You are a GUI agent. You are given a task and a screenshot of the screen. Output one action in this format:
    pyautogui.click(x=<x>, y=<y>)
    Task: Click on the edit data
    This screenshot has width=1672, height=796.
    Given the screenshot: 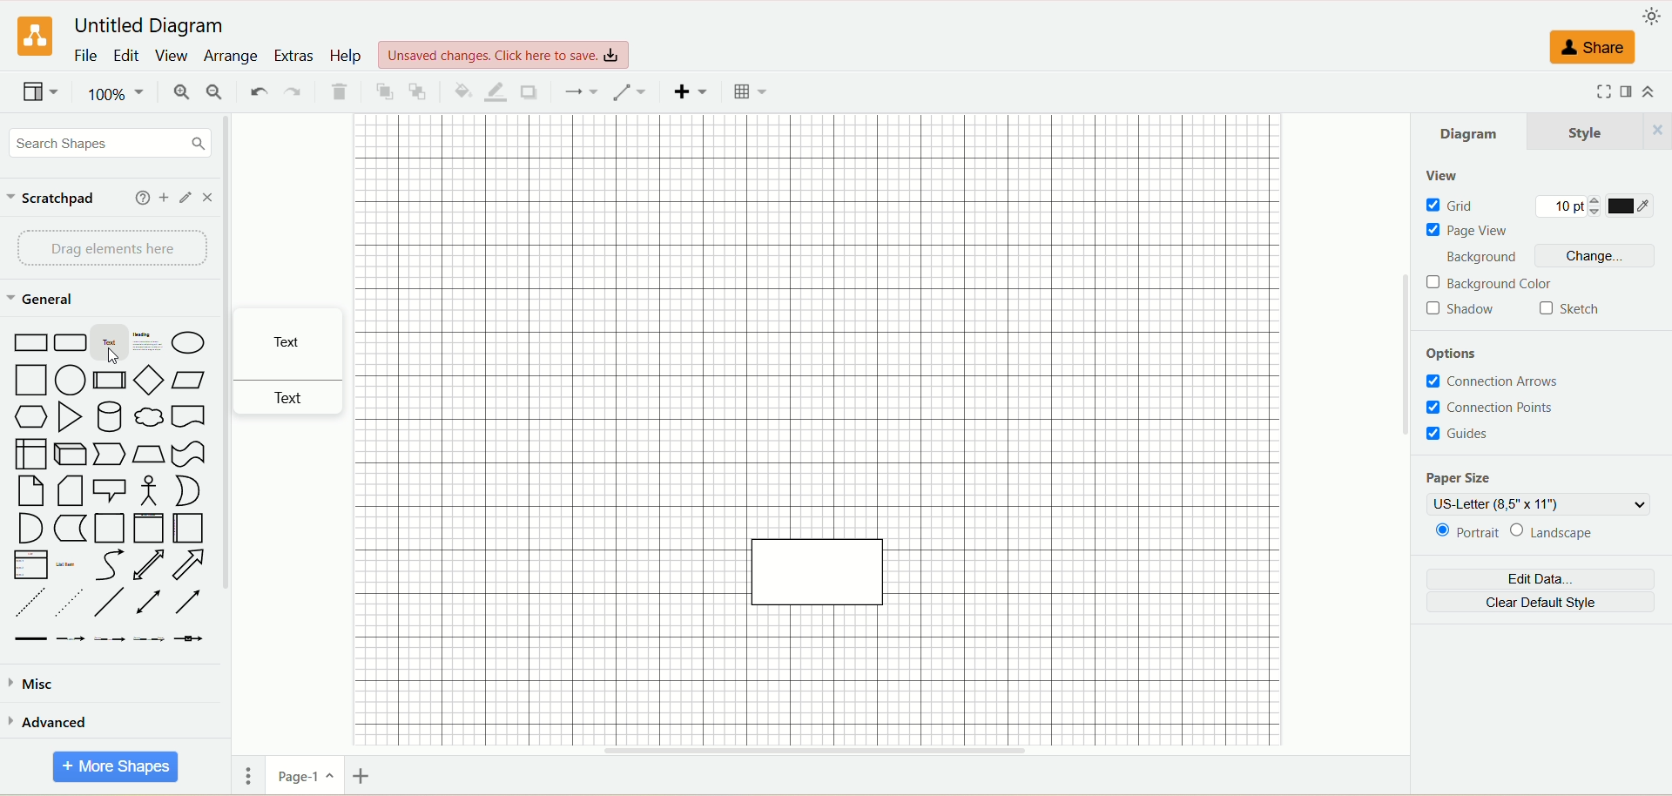 What is the action you would take?
    pyautogui.click(x=1547, y=580)
    